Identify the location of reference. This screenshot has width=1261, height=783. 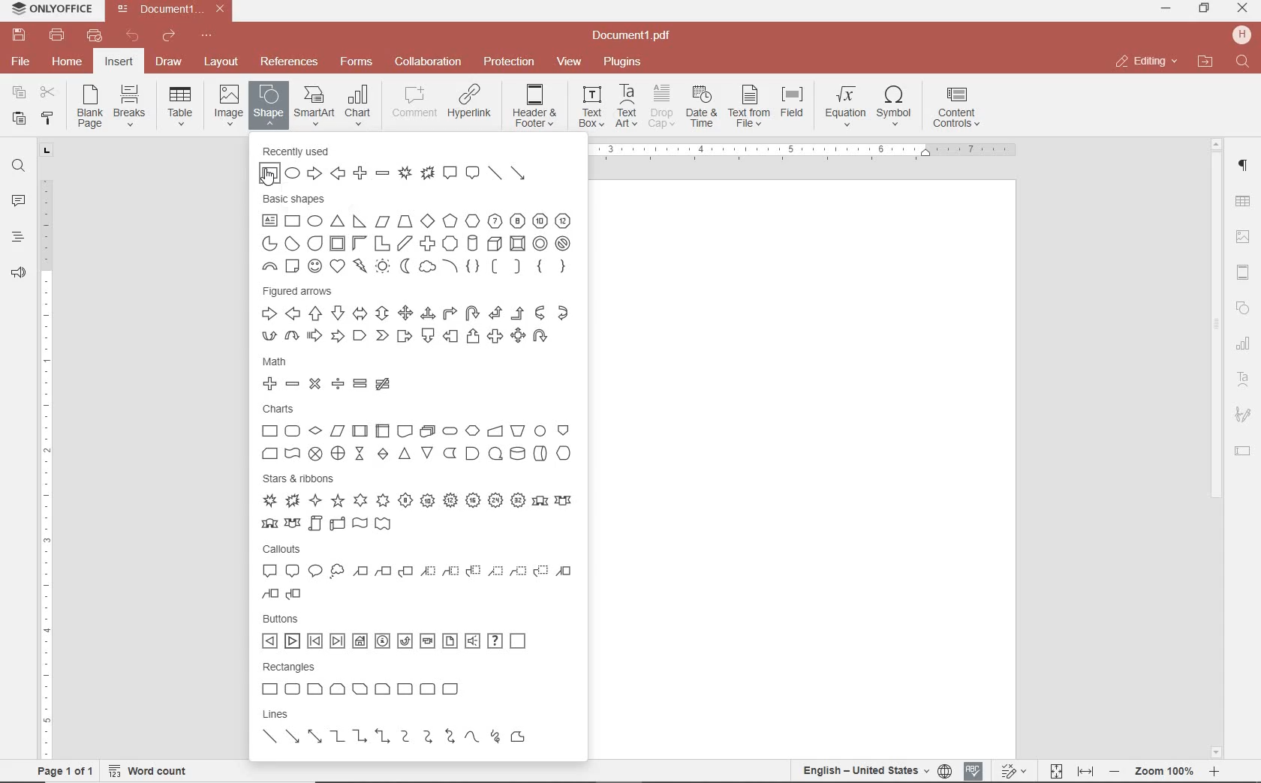
(287, 62).